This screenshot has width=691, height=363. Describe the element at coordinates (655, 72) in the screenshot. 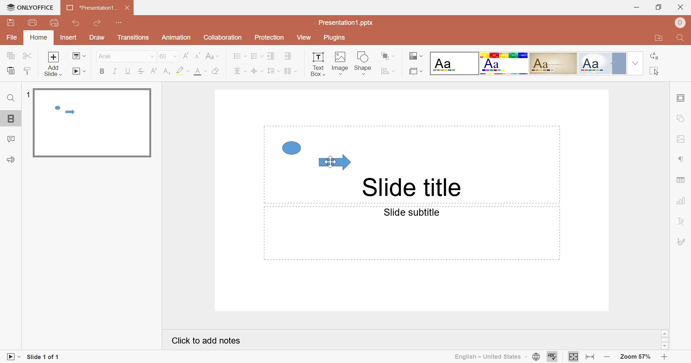

I see `Select all` at that location.